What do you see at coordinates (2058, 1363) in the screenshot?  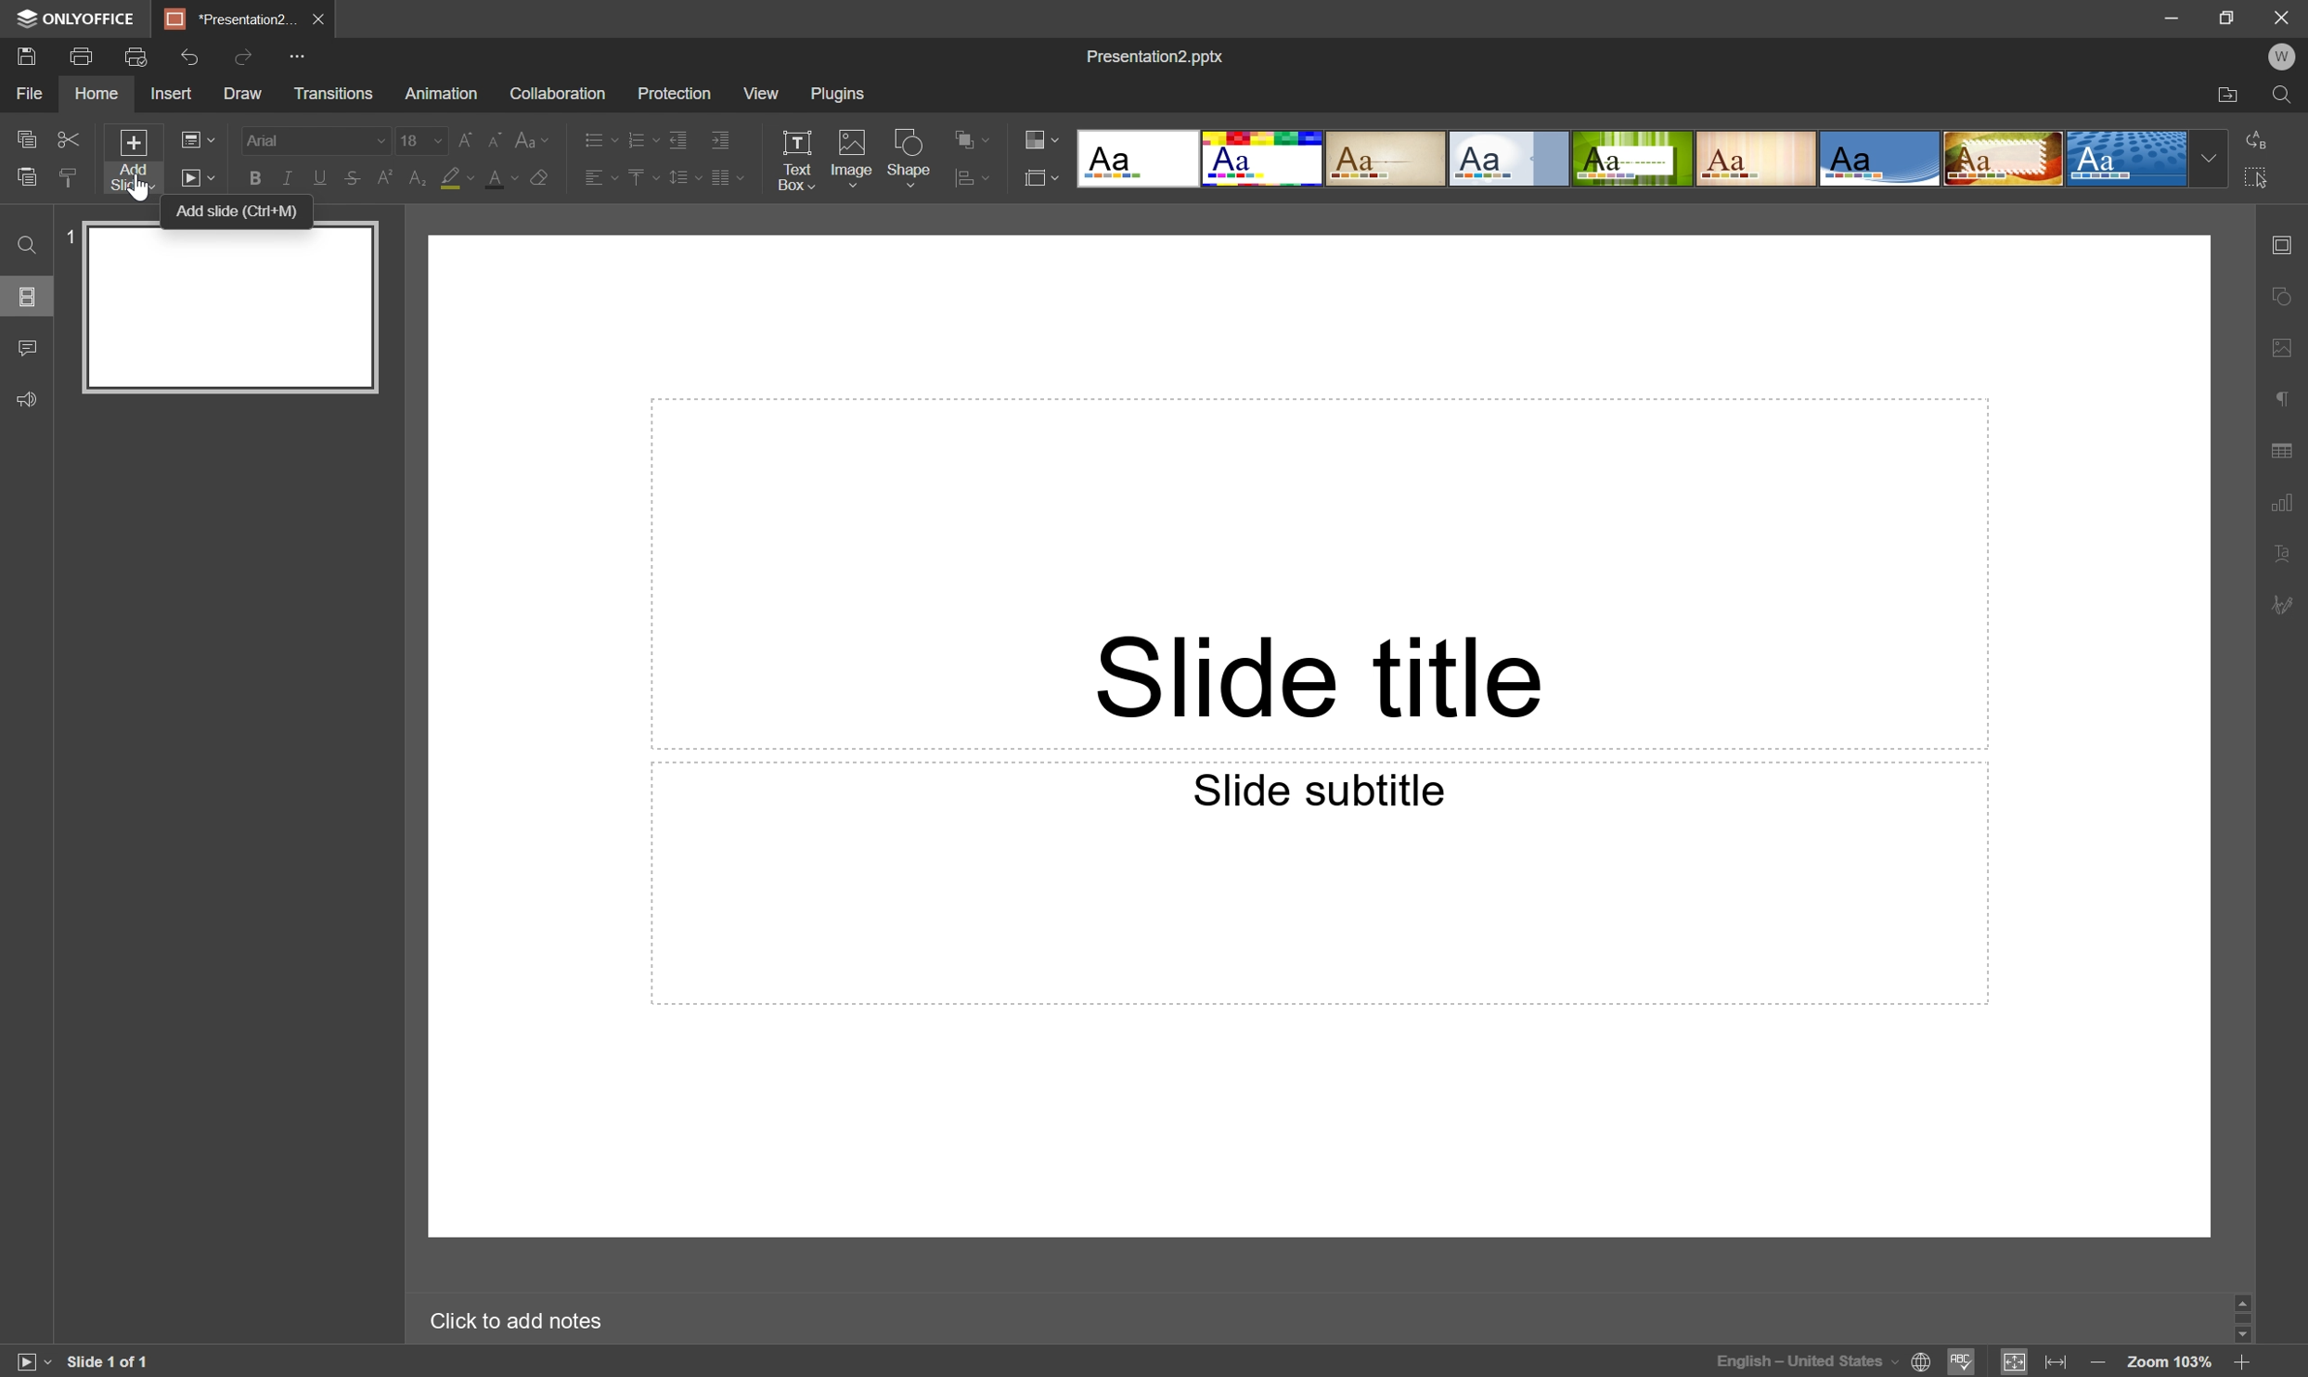 I see `Fit to width` at bounding box center [2058, 1363].